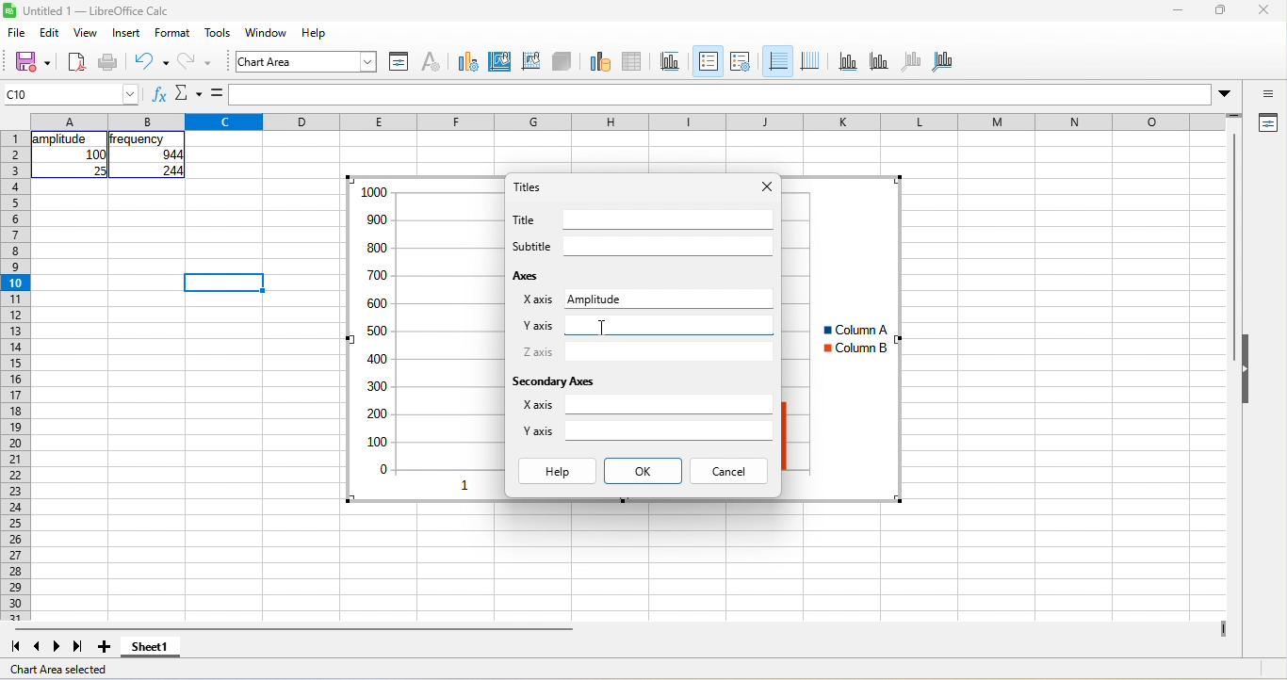 The image size is (1287, 680). What do you see at coordinates (603, 328) in the screenshot?
I see `Cursor` at bounding box center [603, 328].